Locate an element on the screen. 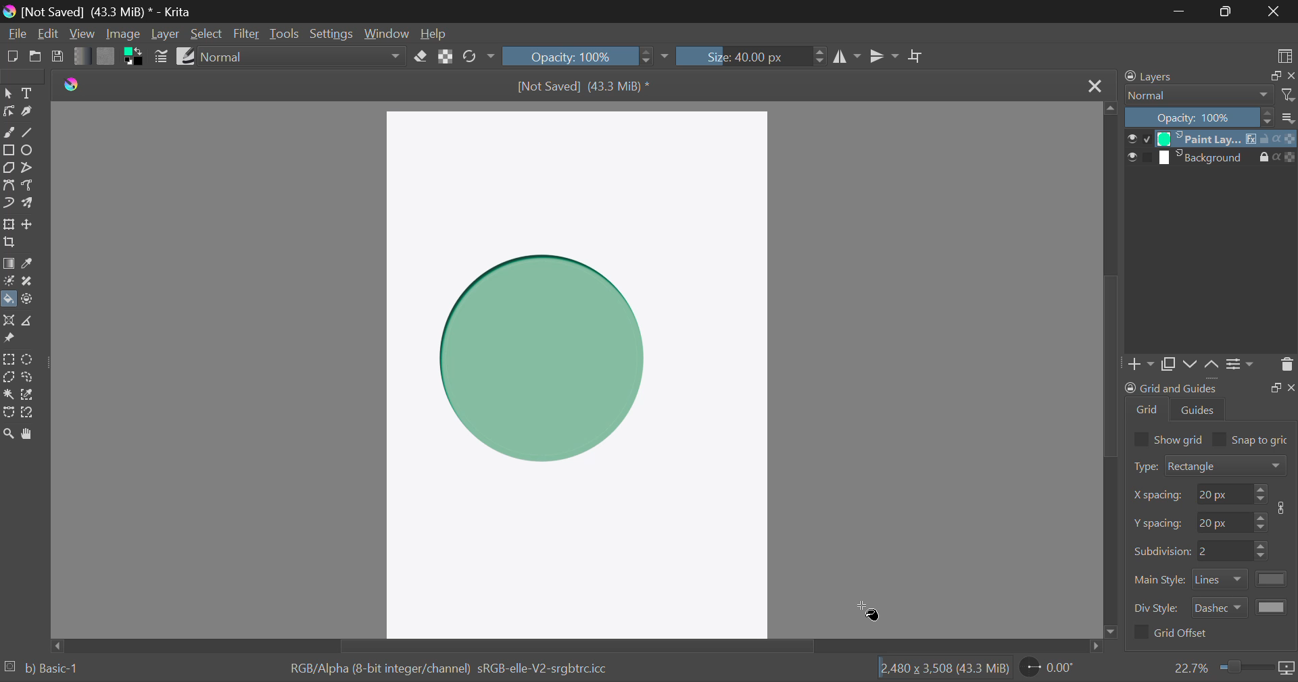 The image size is (1298, 682). Restore Down is located at coordinates (1180, 11).